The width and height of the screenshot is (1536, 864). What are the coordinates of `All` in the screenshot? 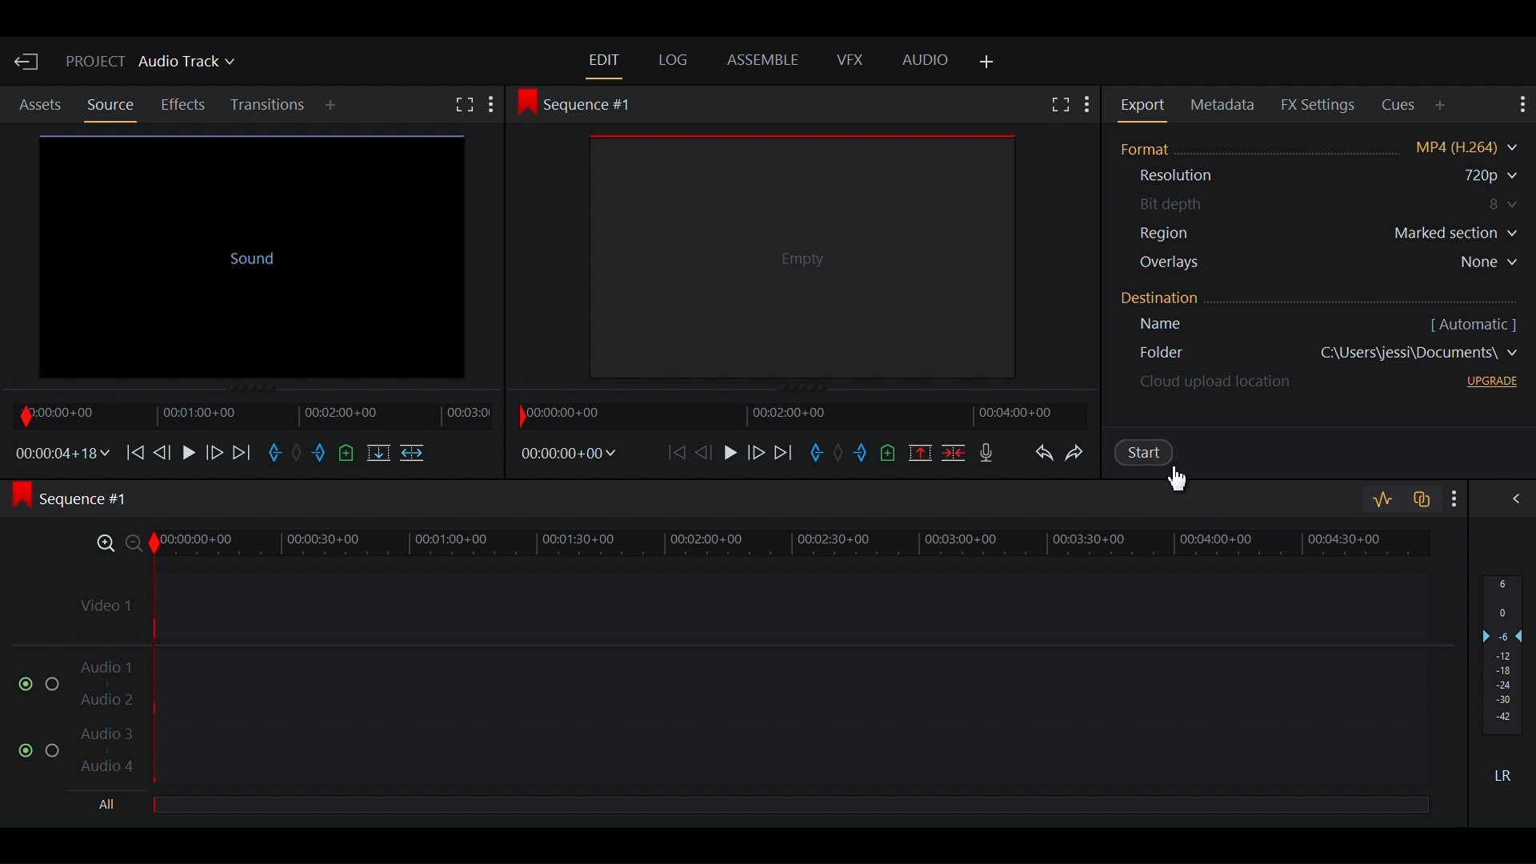 It's located at (111, 806).